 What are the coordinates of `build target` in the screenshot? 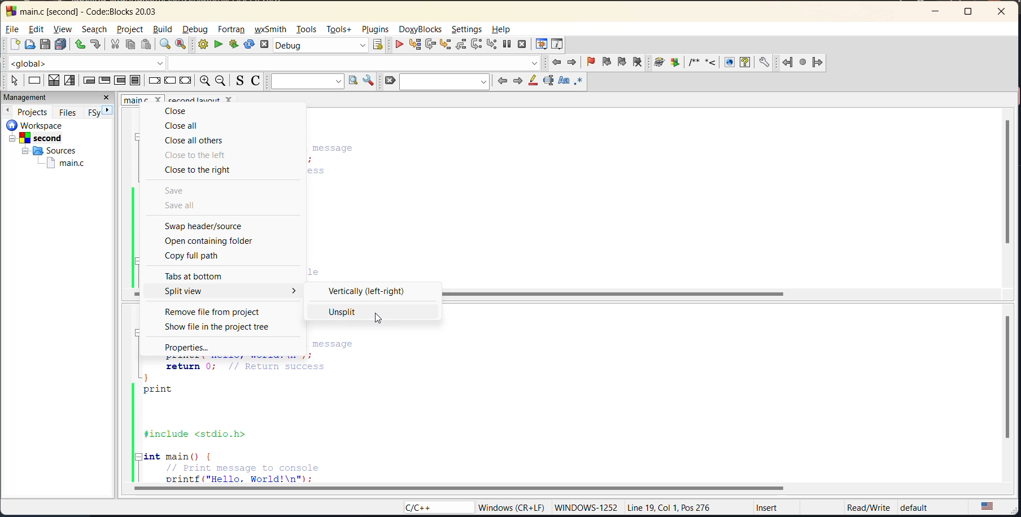 It's located at (321, 46).